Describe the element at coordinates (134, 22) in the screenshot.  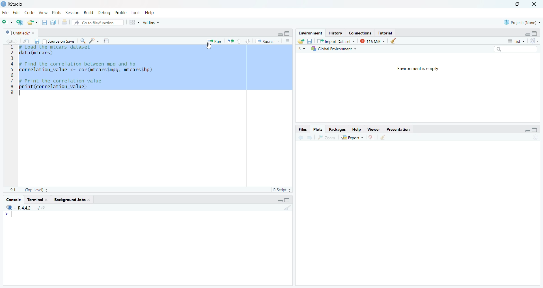
I see `Workspace panes` at that location.